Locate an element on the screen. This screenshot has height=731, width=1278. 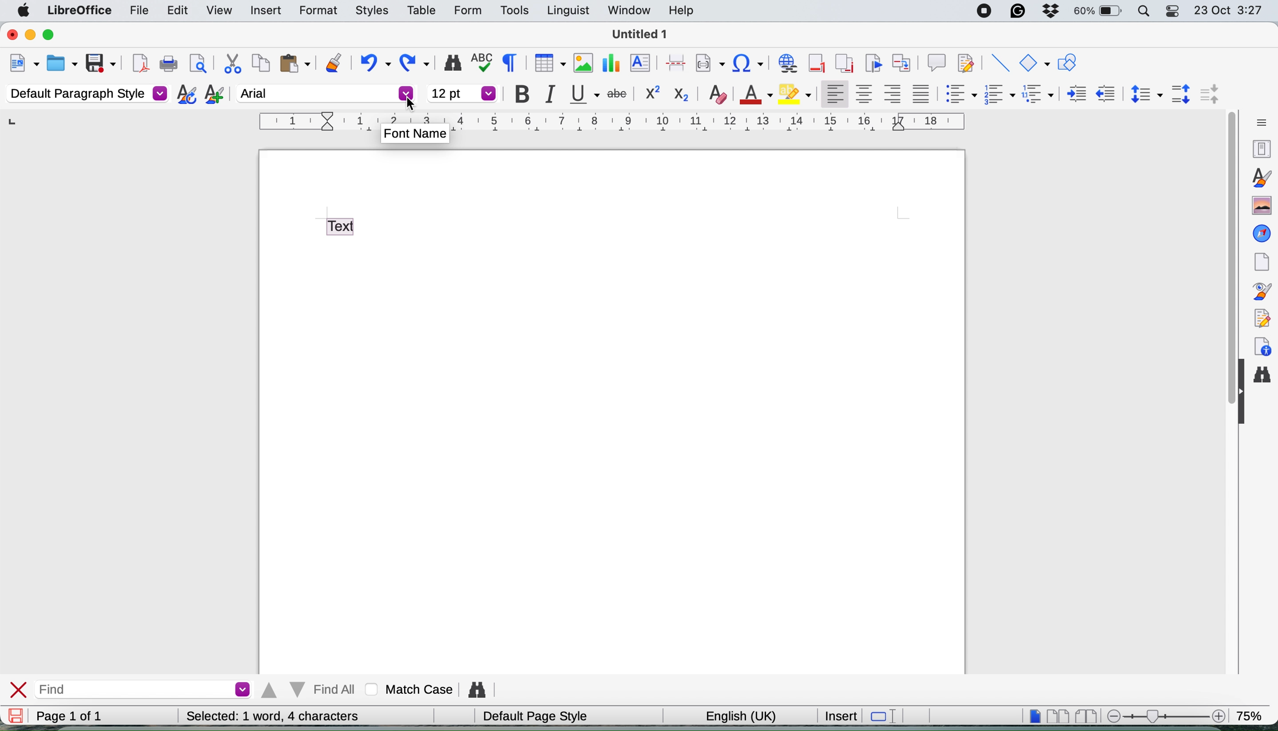
insert endnote is located at coordinates (842, 64).